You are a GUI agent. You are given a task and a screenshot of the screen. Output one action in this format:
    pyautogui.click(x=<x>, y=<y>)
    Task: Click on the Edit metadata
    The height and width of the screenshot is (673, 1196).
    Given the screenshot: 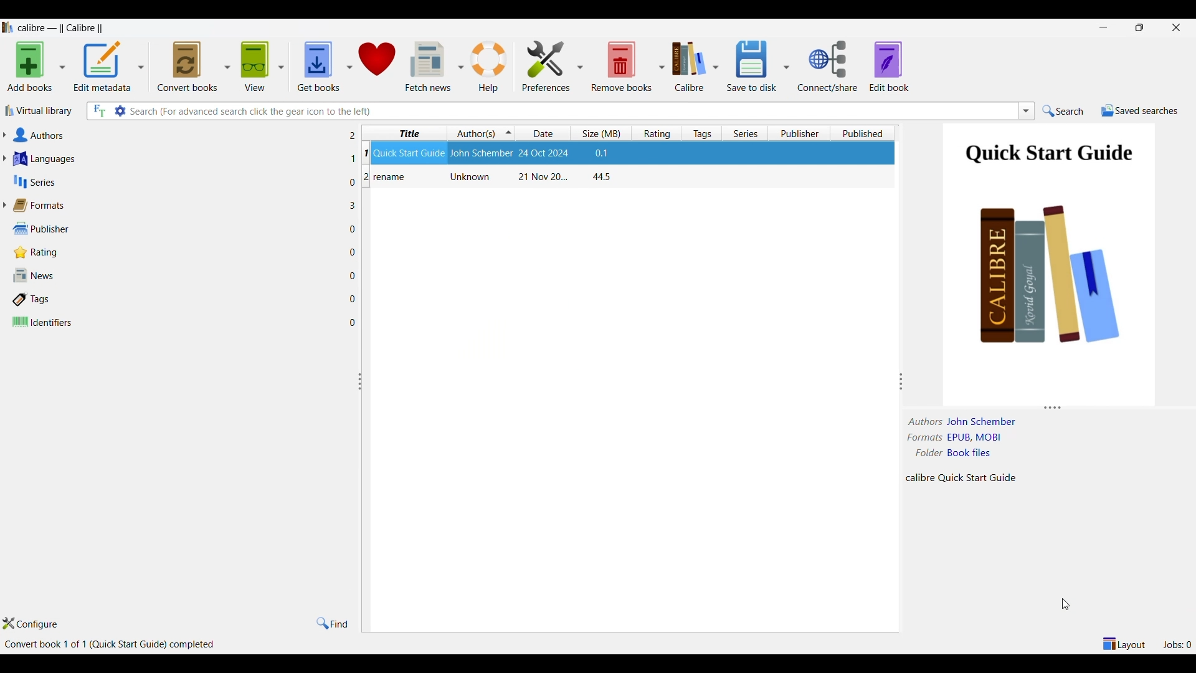 What is the action you would take?
    pyautogui.click(x=103, y=67)
    